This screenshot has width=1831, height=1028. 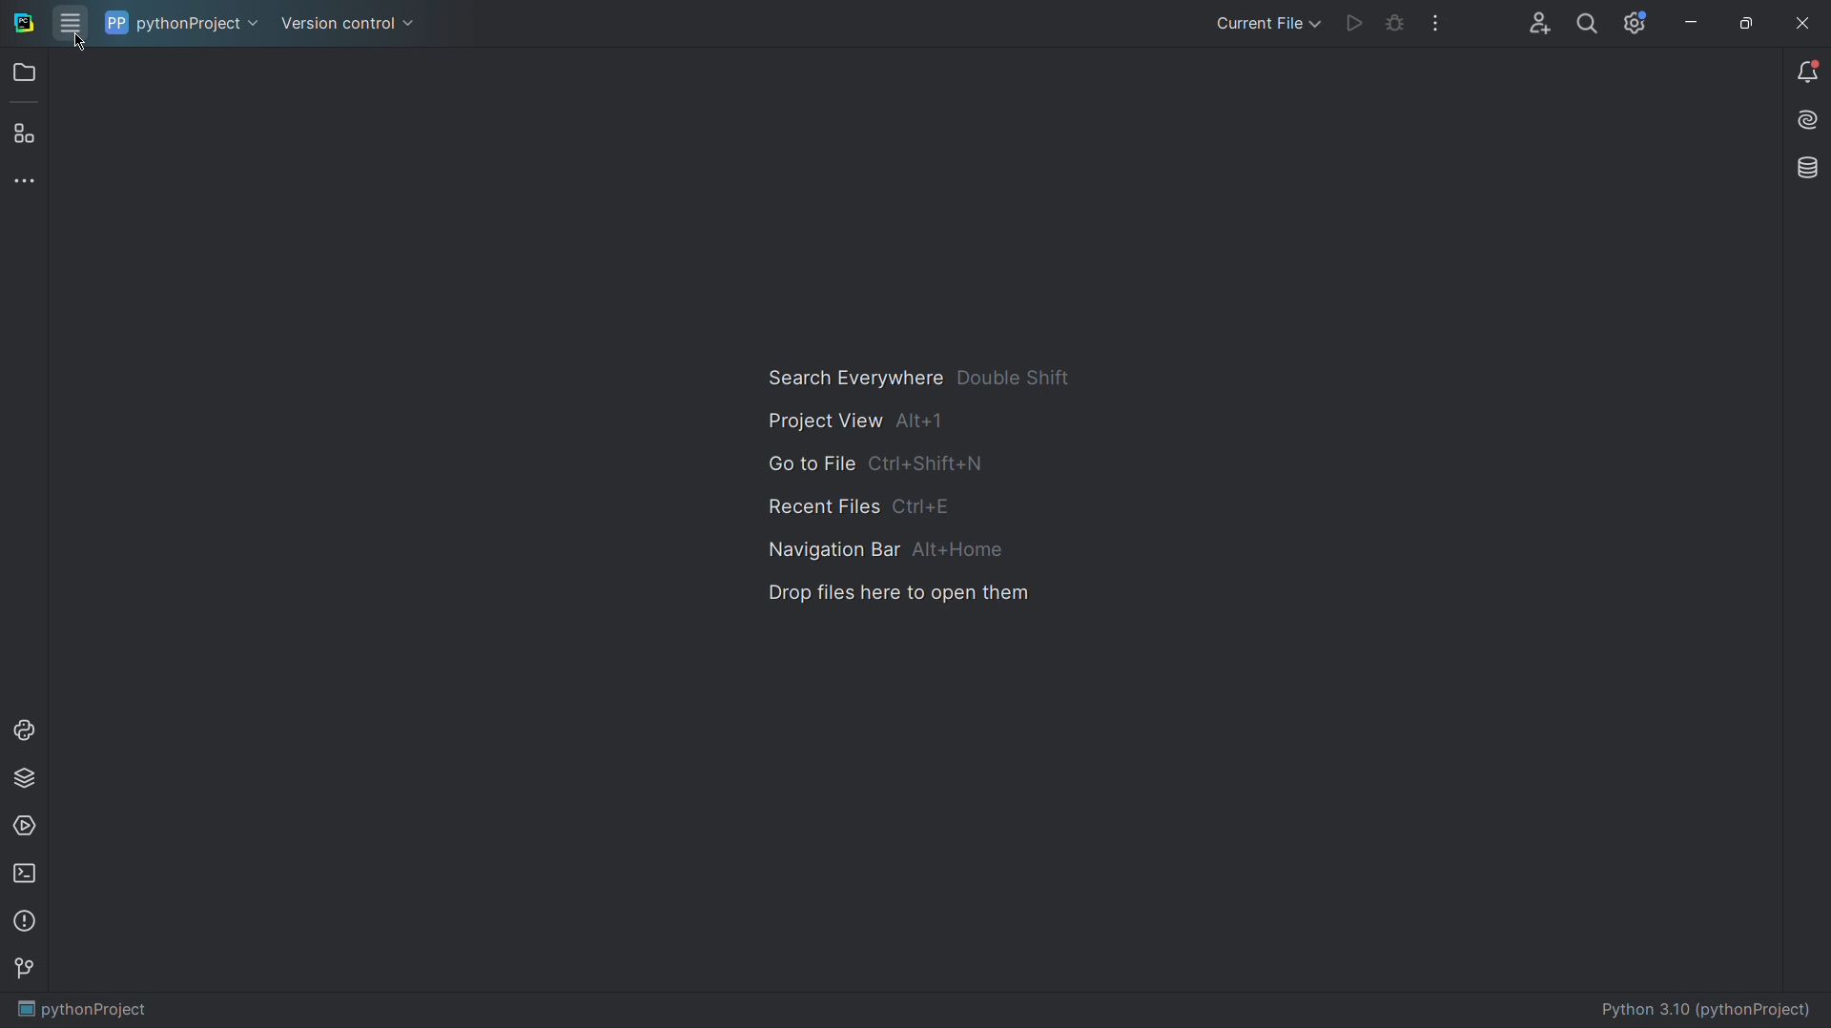 What do you see at coordinates (17, 23) in the screenshot?
I see `PyCharm logo` at bounding box center [17, 23].